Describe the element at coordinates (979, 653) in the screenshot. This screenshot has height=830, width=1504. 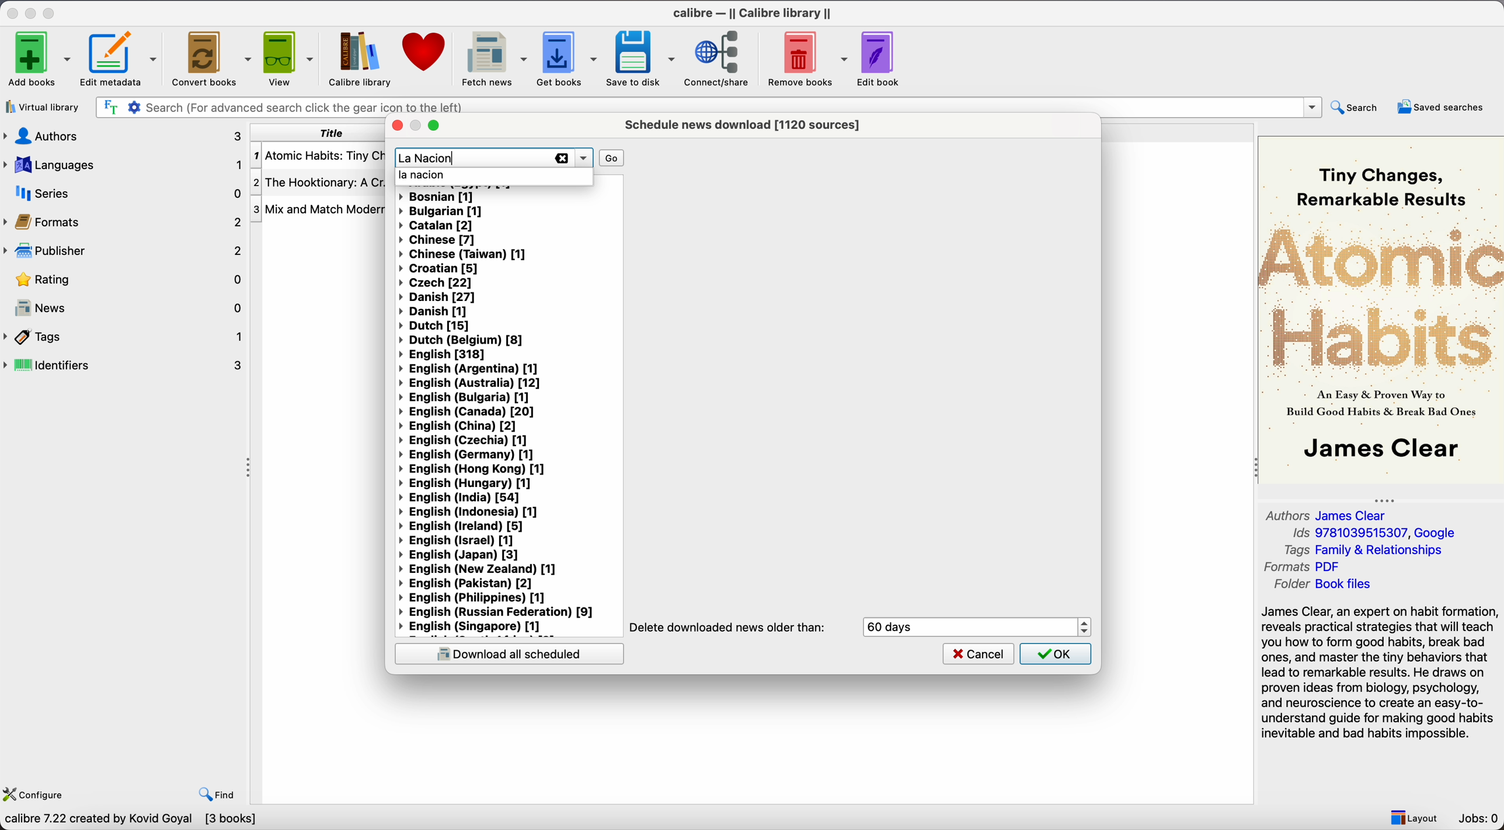
I see `cancel` at that location.